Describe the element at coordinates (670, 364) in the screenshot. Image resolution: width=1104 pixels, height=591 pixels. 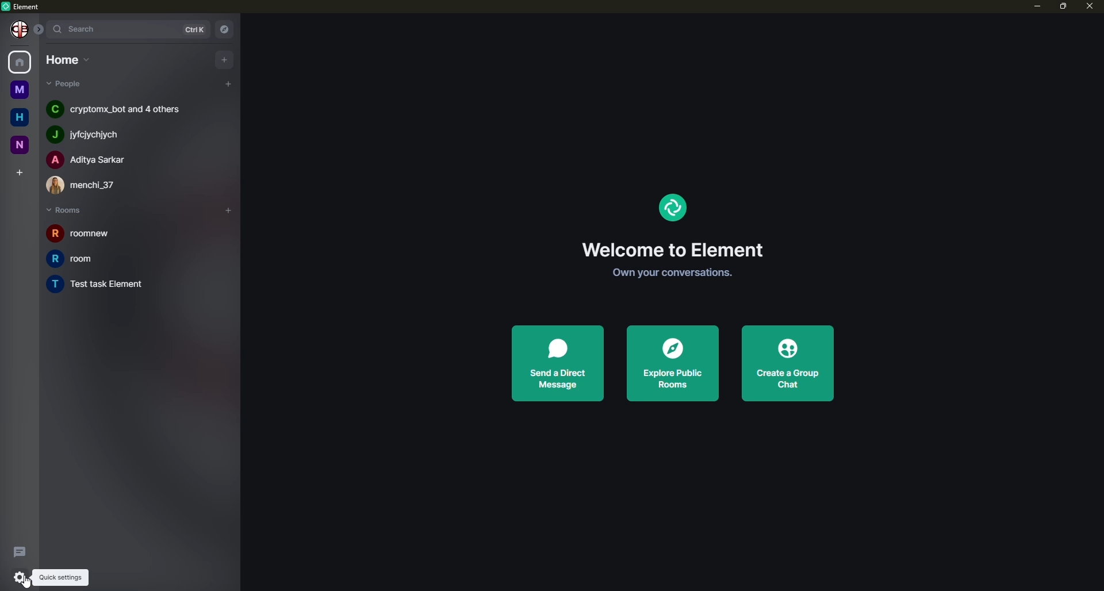
I see `explore public rooms` at that location.